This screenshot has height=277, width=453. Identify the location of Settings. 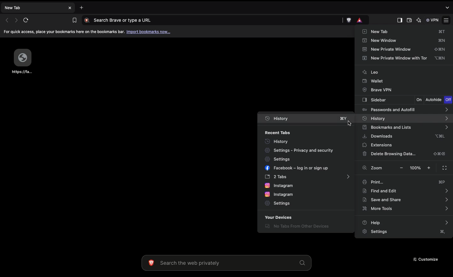
(405, 231).